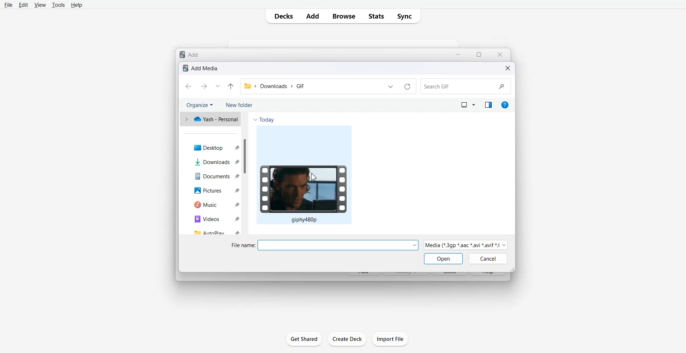 This screenshot has width=686, height=353. Describe the element at coordinates (209, 119) in the screenshot. I see `One drive` at that location.